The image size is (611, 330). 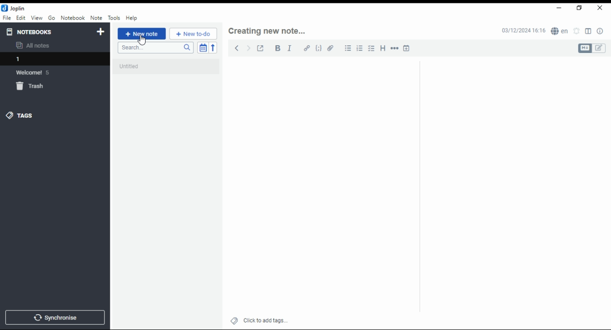 I want to click on spell checker, so click(x=560, y=31).